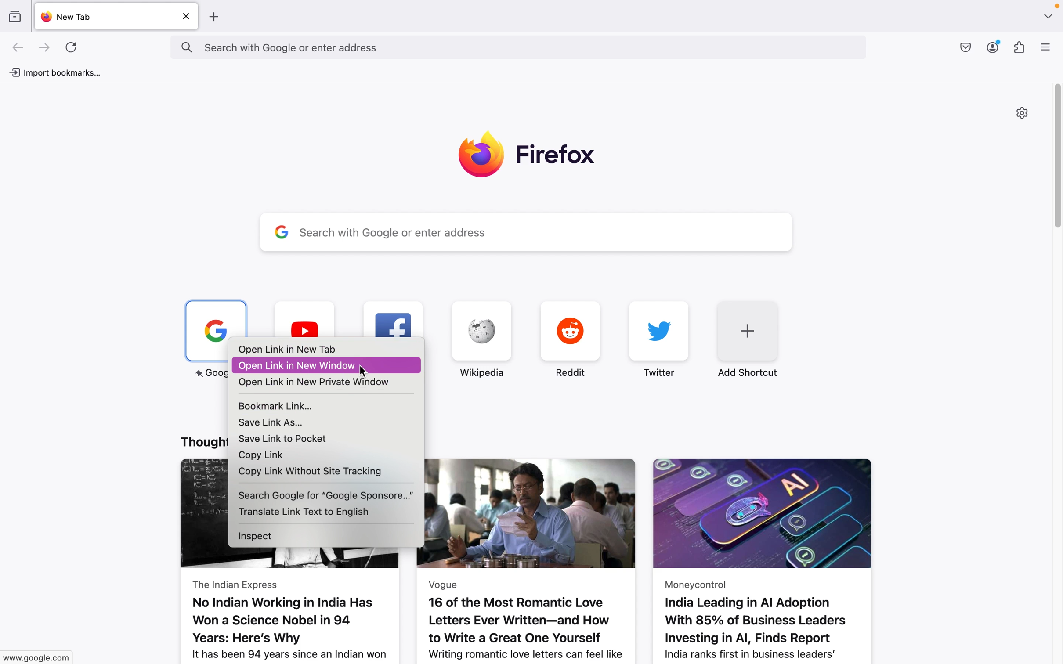 Image resolution: width=1063 pixels, height=664 pixels. Describe the element at coordinates (1026, 116) in the screenshot. I see `settings` at that location.